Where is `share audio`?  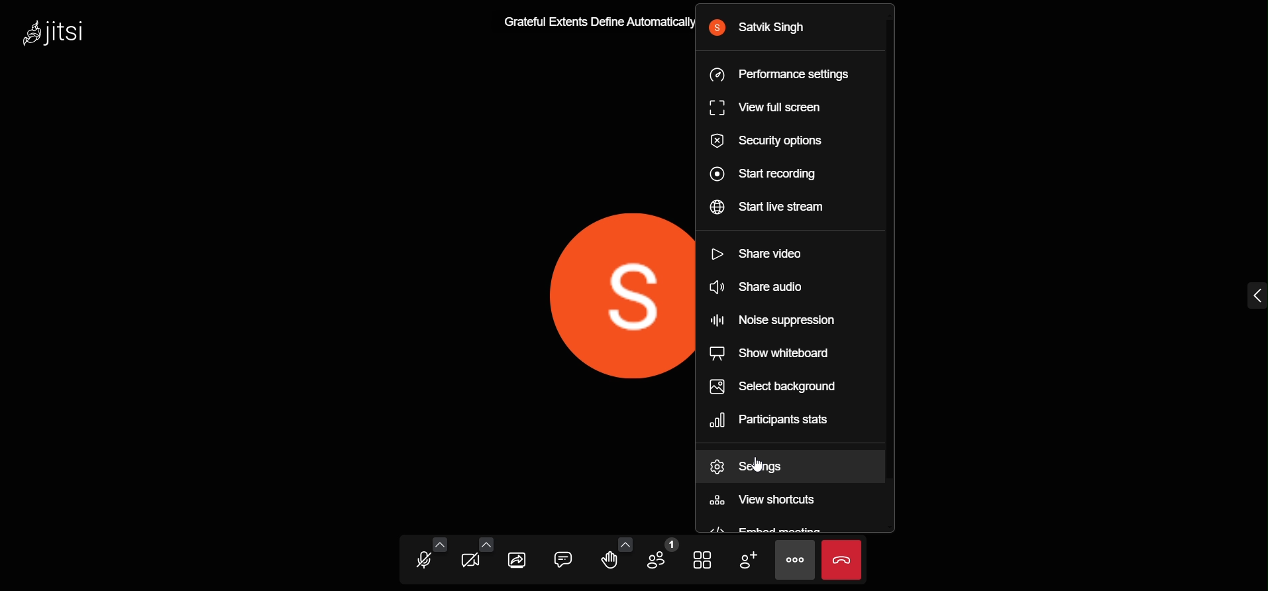 share audio is located at coordinates (763, 287).